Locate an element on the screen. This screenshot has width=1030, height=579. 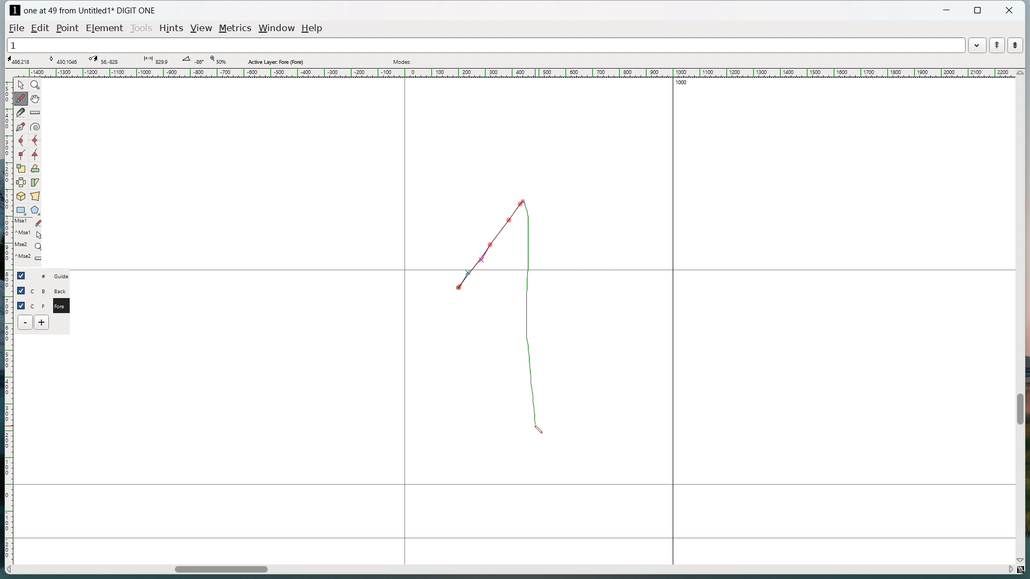
checkbox is located at coordinates (23, 275).